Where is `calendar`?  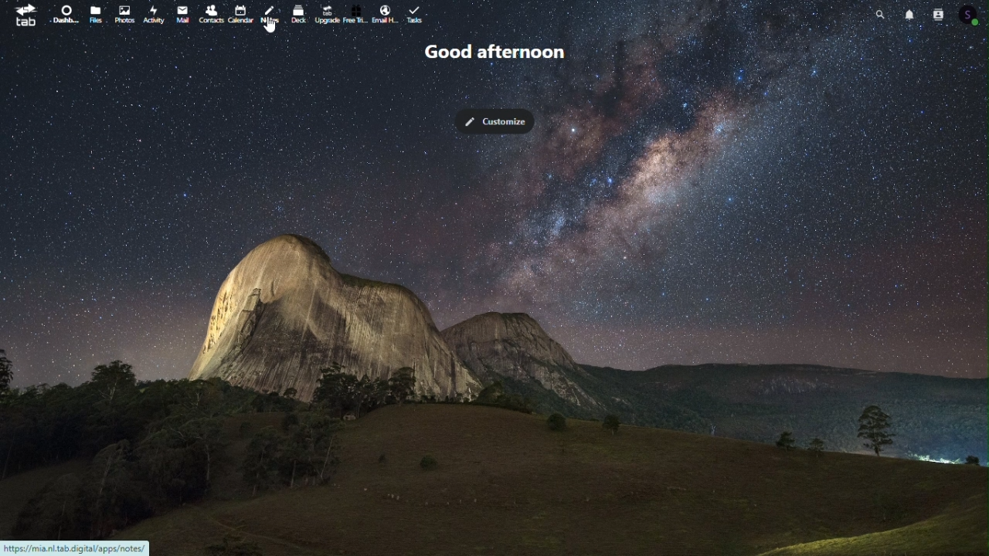
calendar is located at coordinates (240, 11).